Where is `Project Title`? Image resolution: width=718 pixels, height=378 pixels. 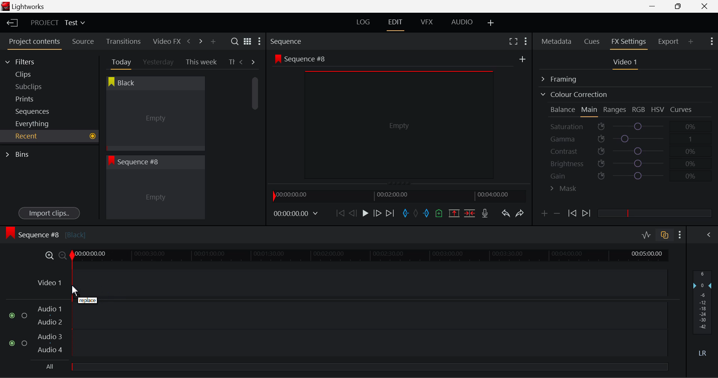 Project Title is located at coordinates (58, 23).